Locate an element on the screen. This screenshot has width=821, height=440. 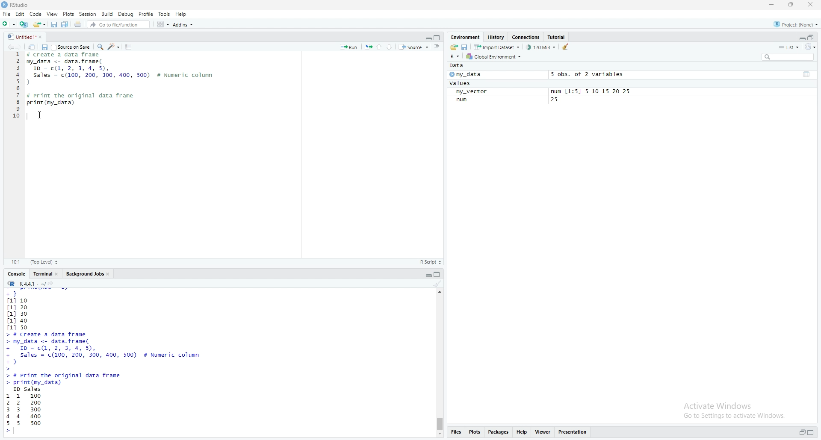
presentation is located at coordinates (574, 434).